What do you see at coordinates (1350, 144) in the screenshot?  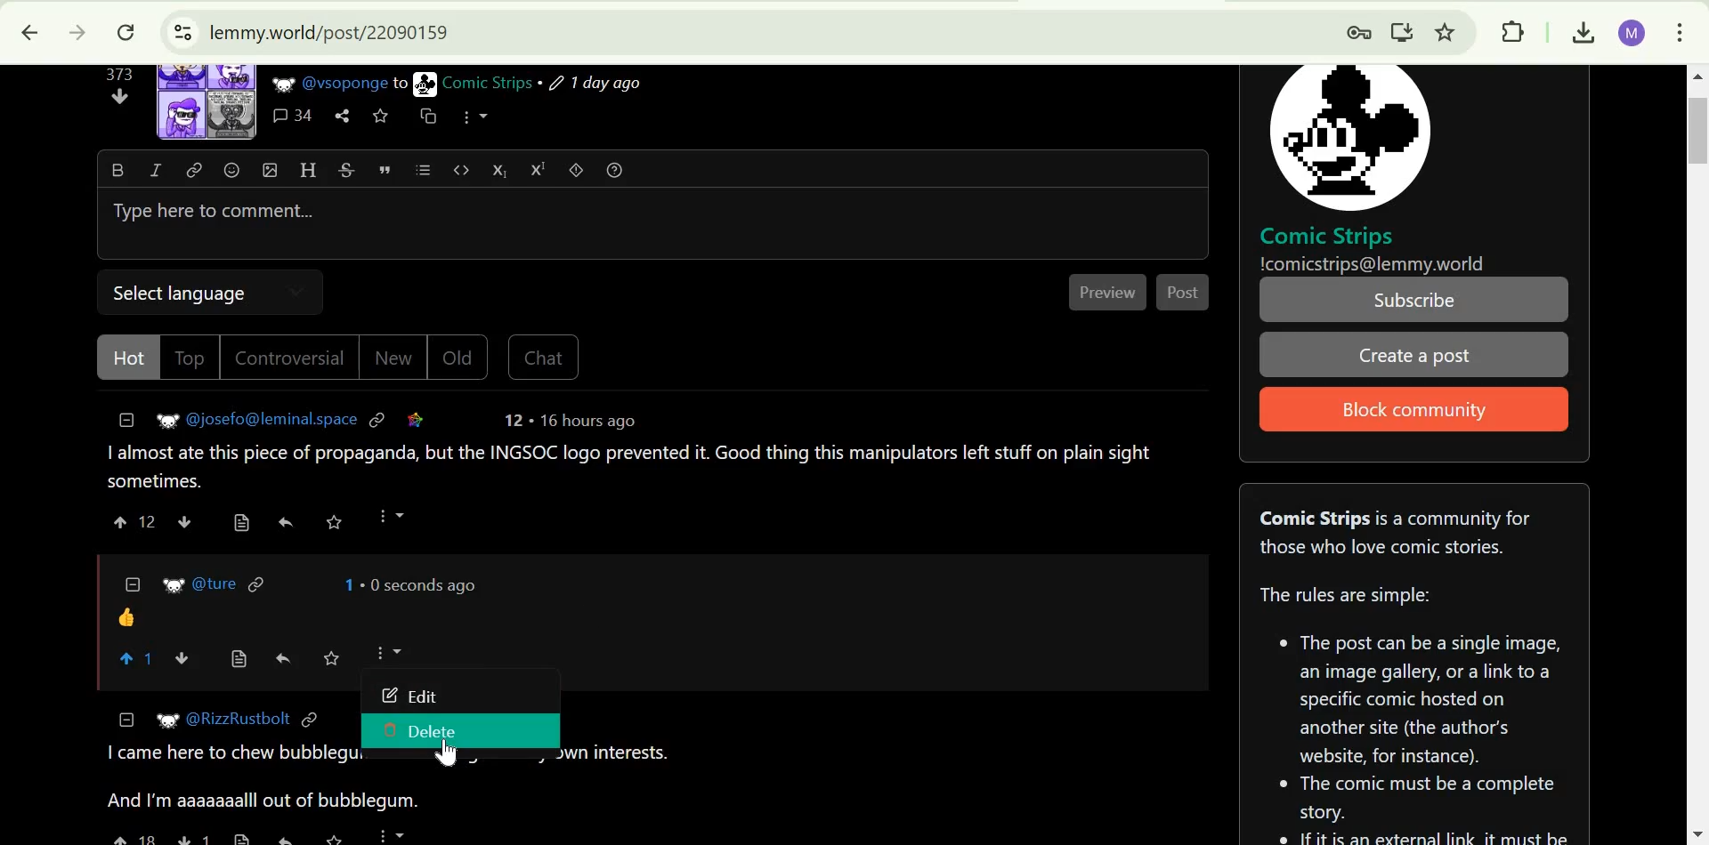 I see `community icon` at bounding box center [1350, 144].